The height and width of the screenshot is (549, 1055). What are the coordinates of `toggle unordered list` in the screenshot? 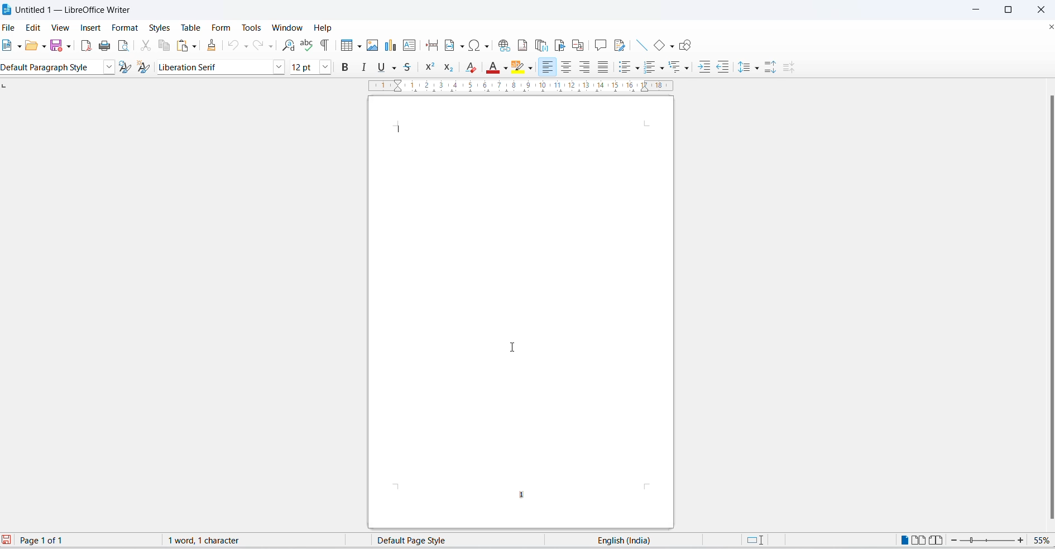 It's located at (637, 68).